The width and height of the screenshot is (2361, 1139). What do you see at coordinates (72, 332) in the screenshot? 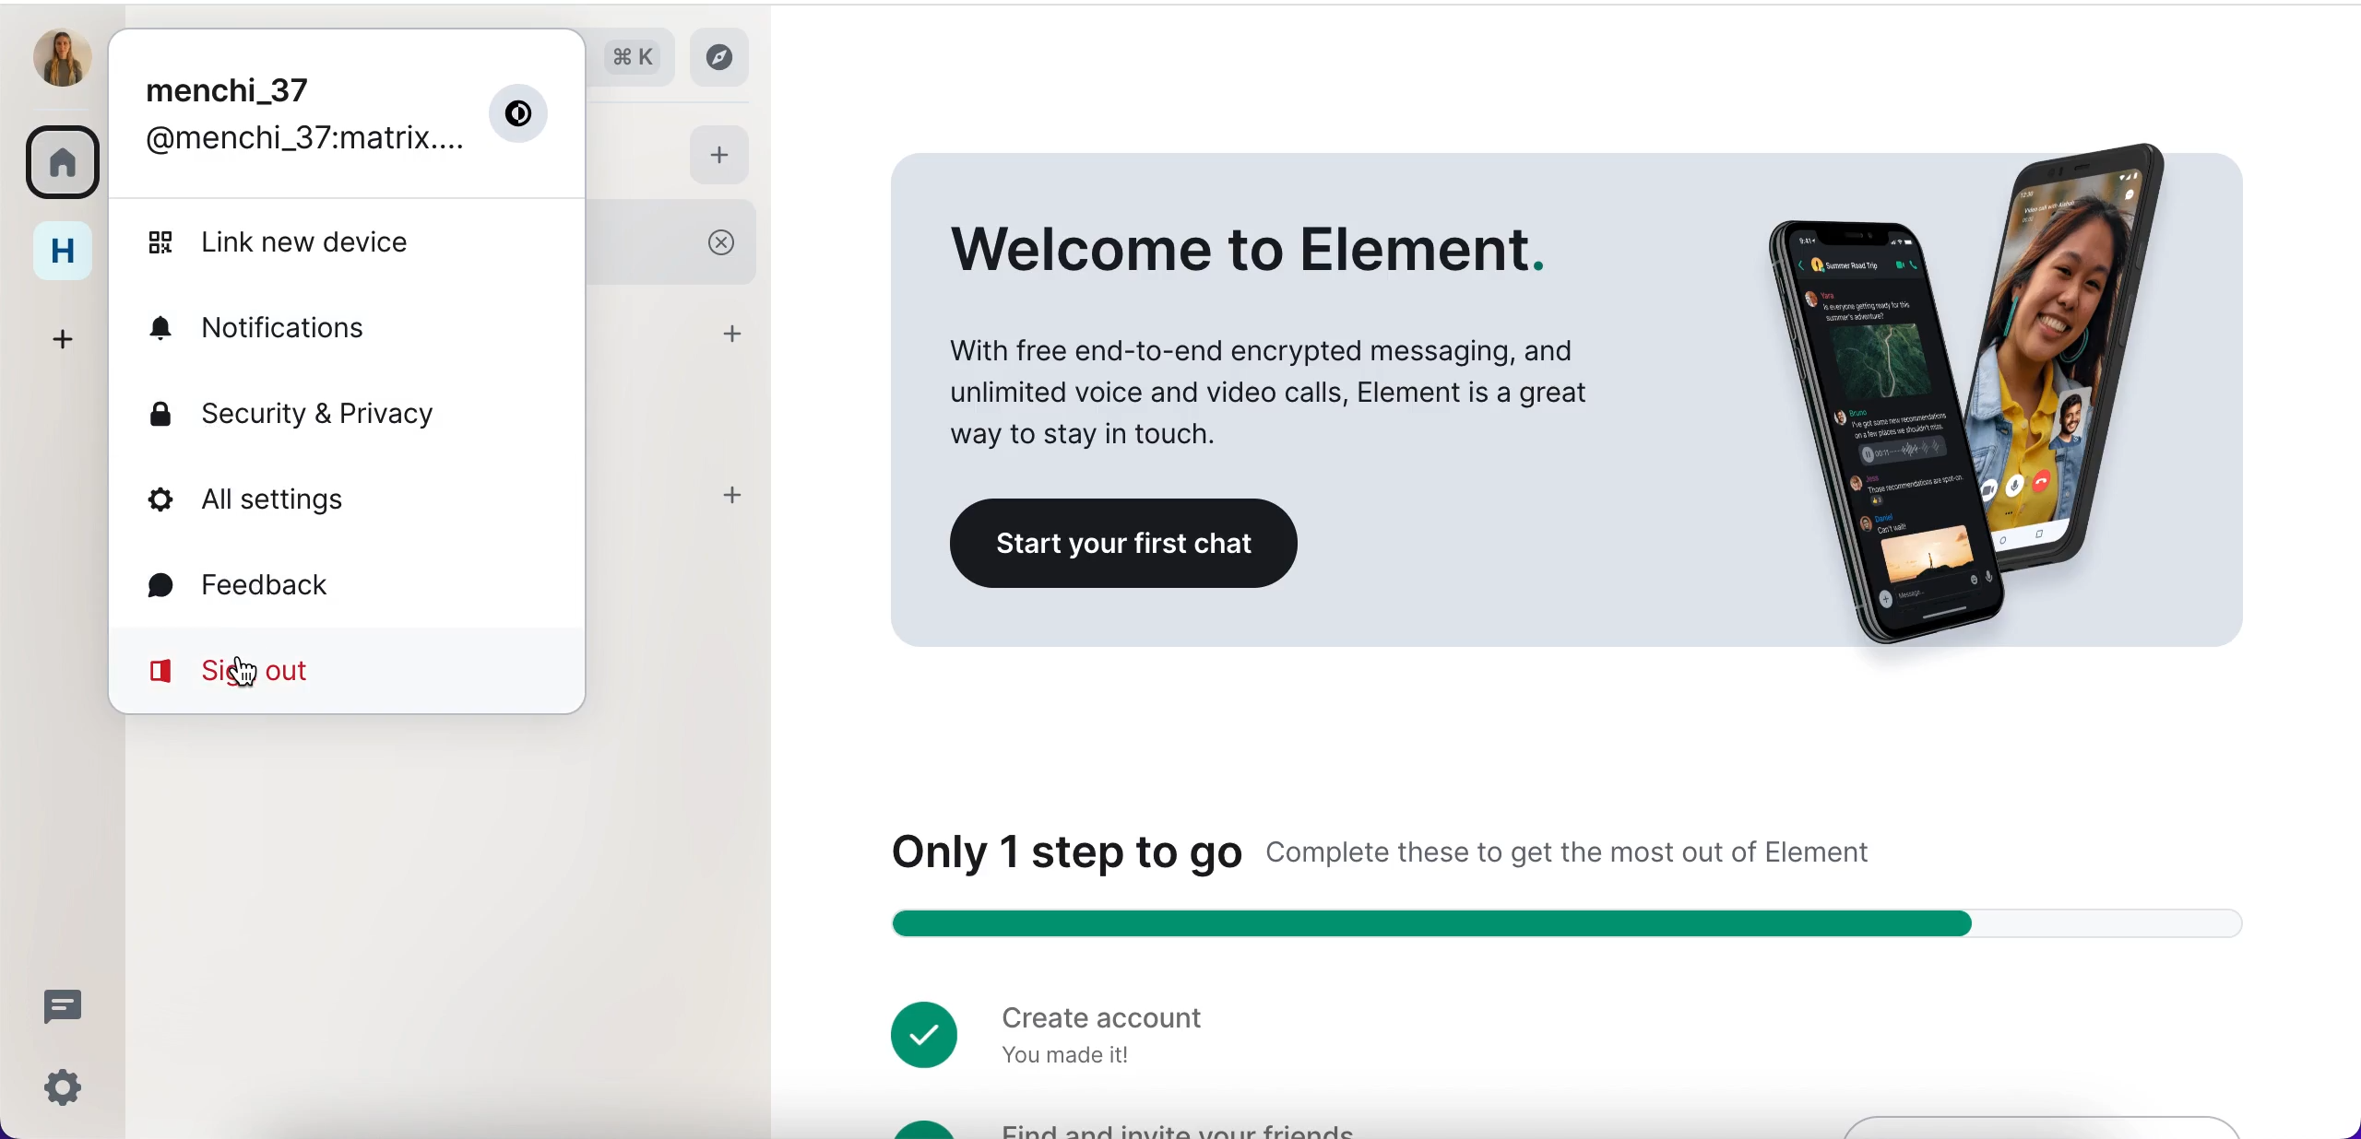
I see `create a space` at bounding box center [72, 332].